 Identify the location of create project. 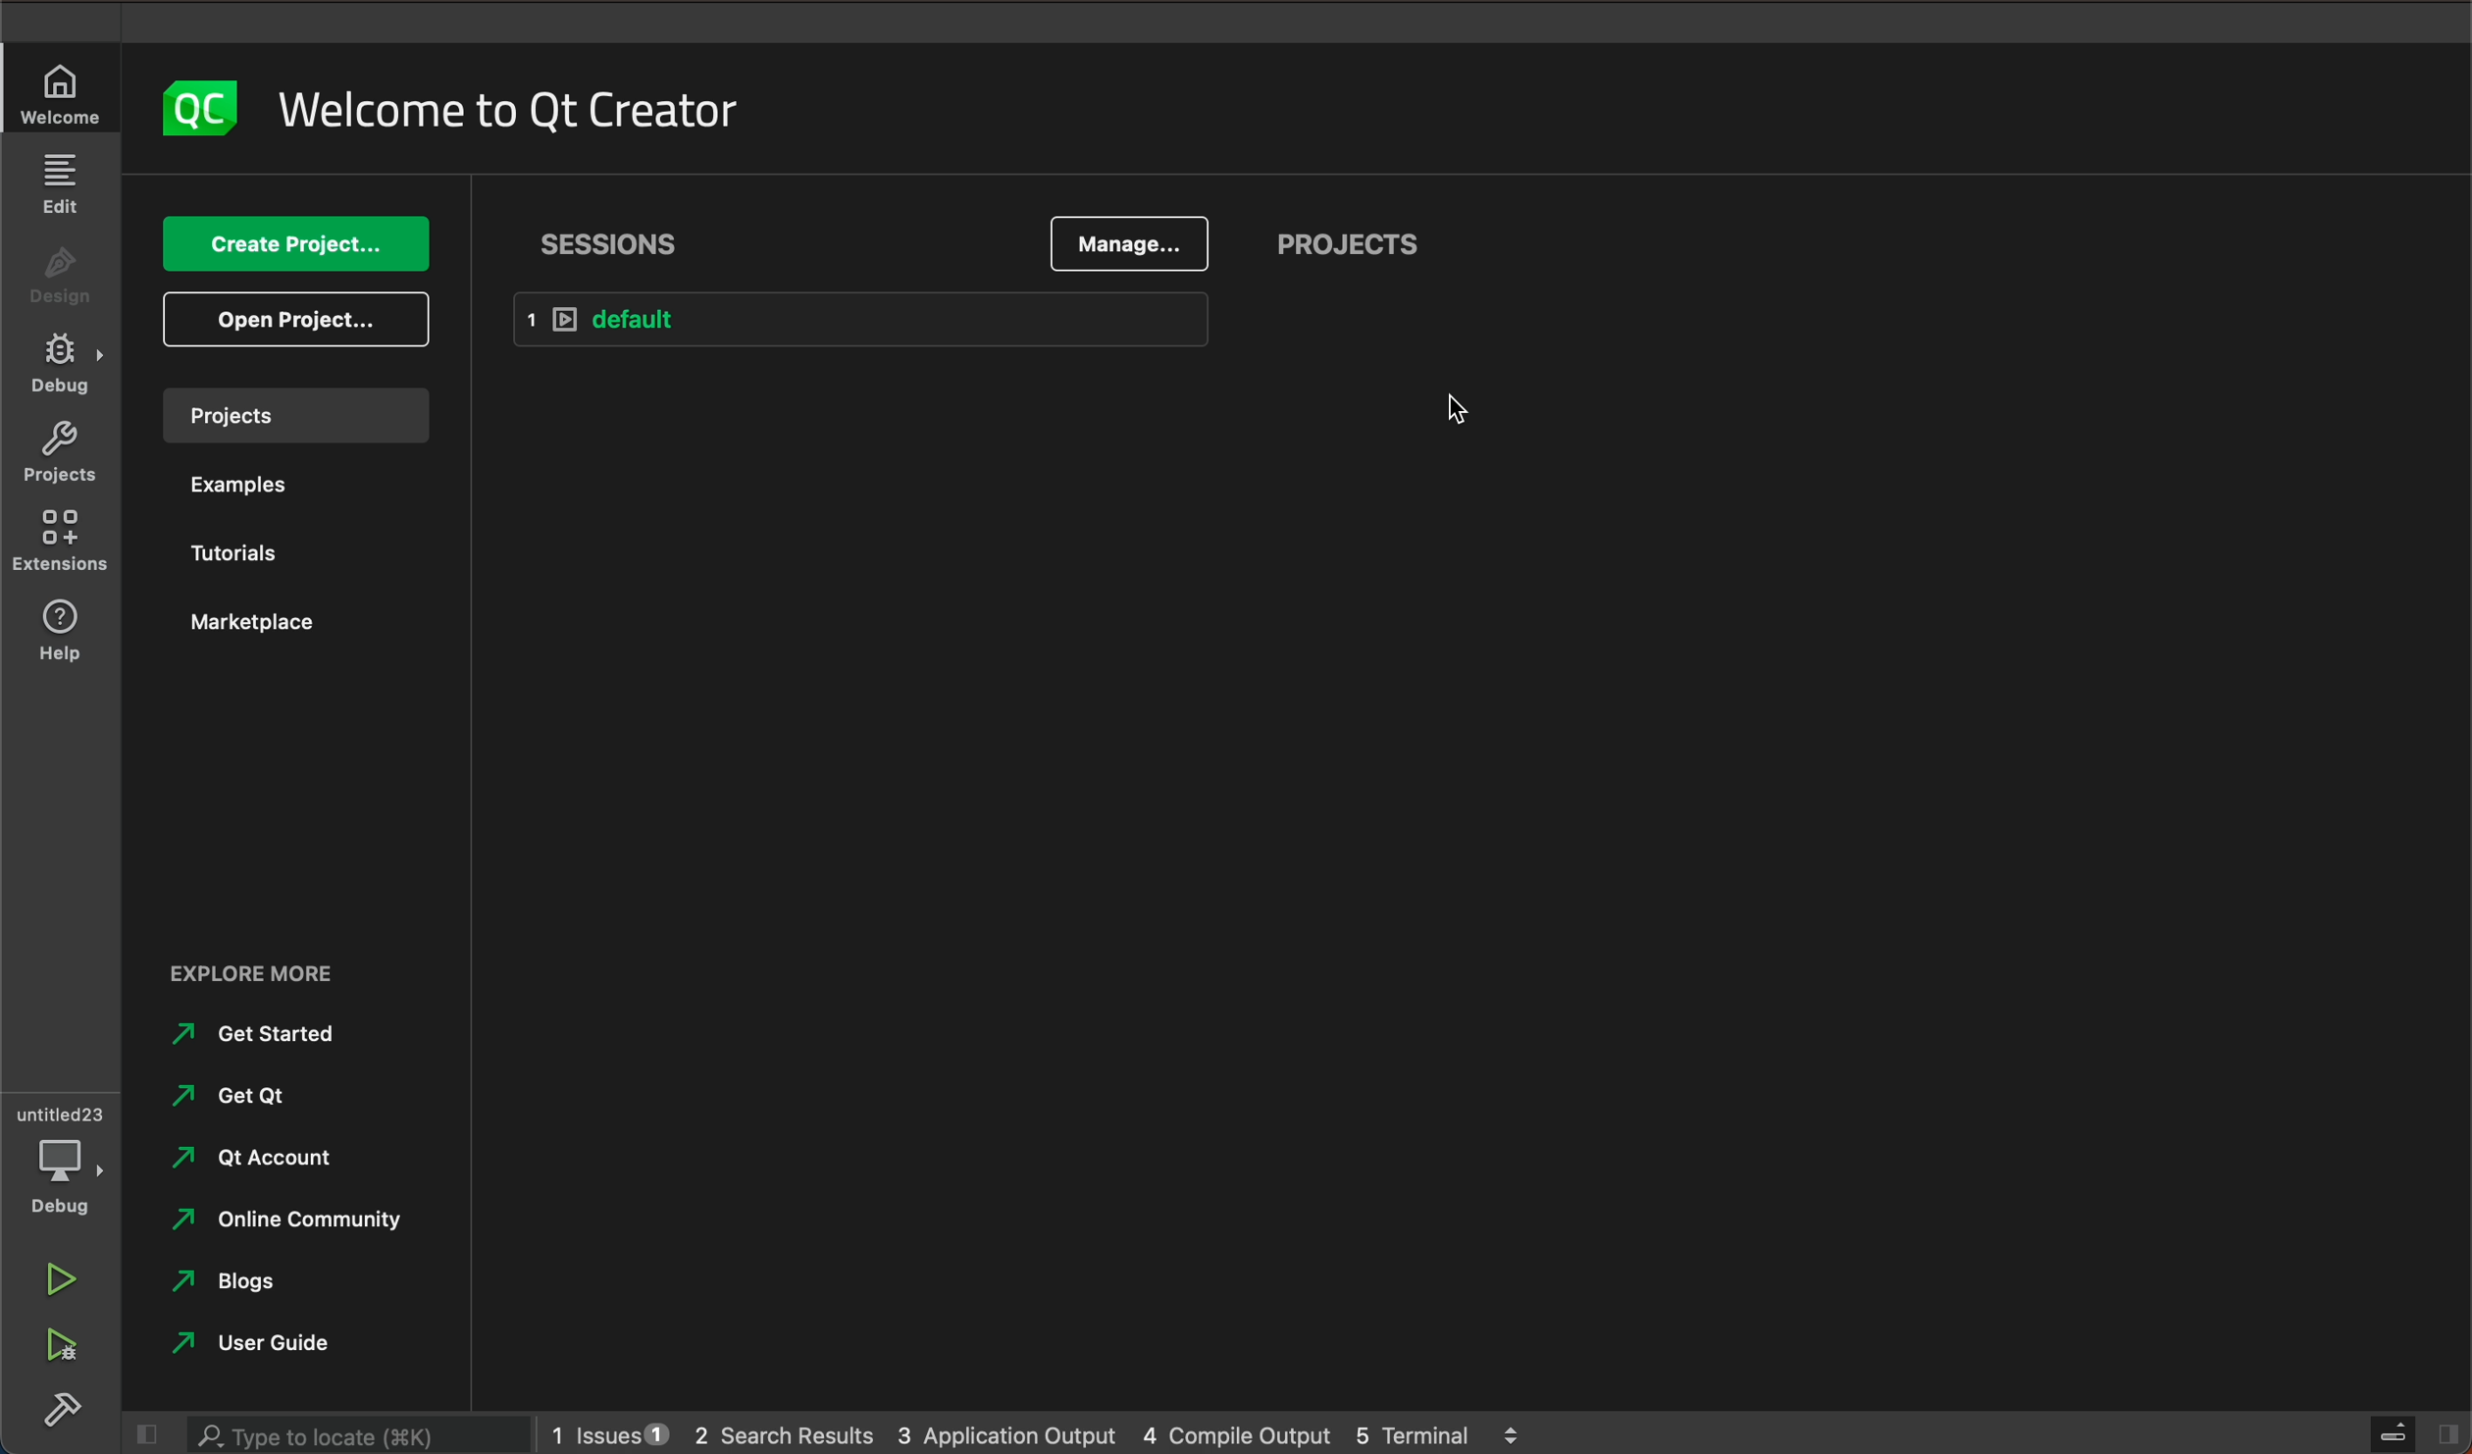
(291, 244).